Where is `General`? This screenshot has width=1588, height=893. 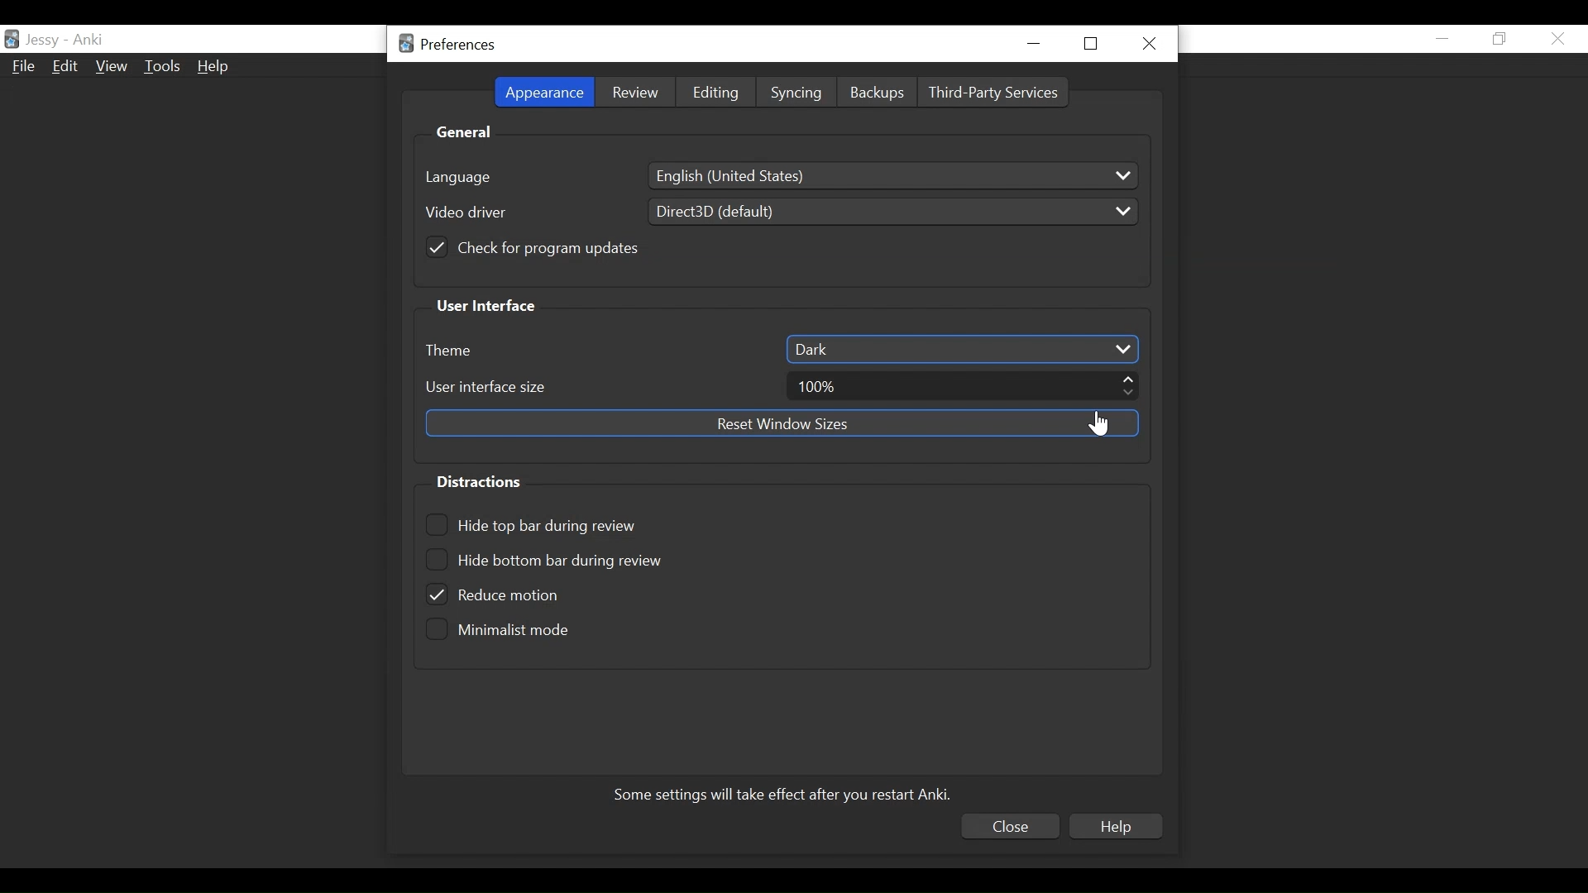
General is located at coordinates (462, 131).